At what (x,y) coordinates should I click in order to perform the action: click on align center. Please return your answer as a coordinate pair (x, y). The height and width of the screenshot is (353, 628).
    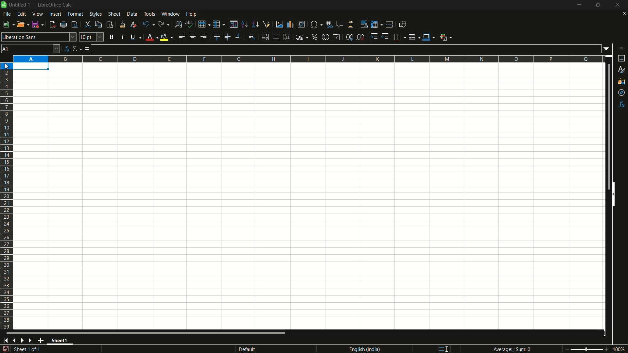
    Looking at the image, I should click on (192, 37).